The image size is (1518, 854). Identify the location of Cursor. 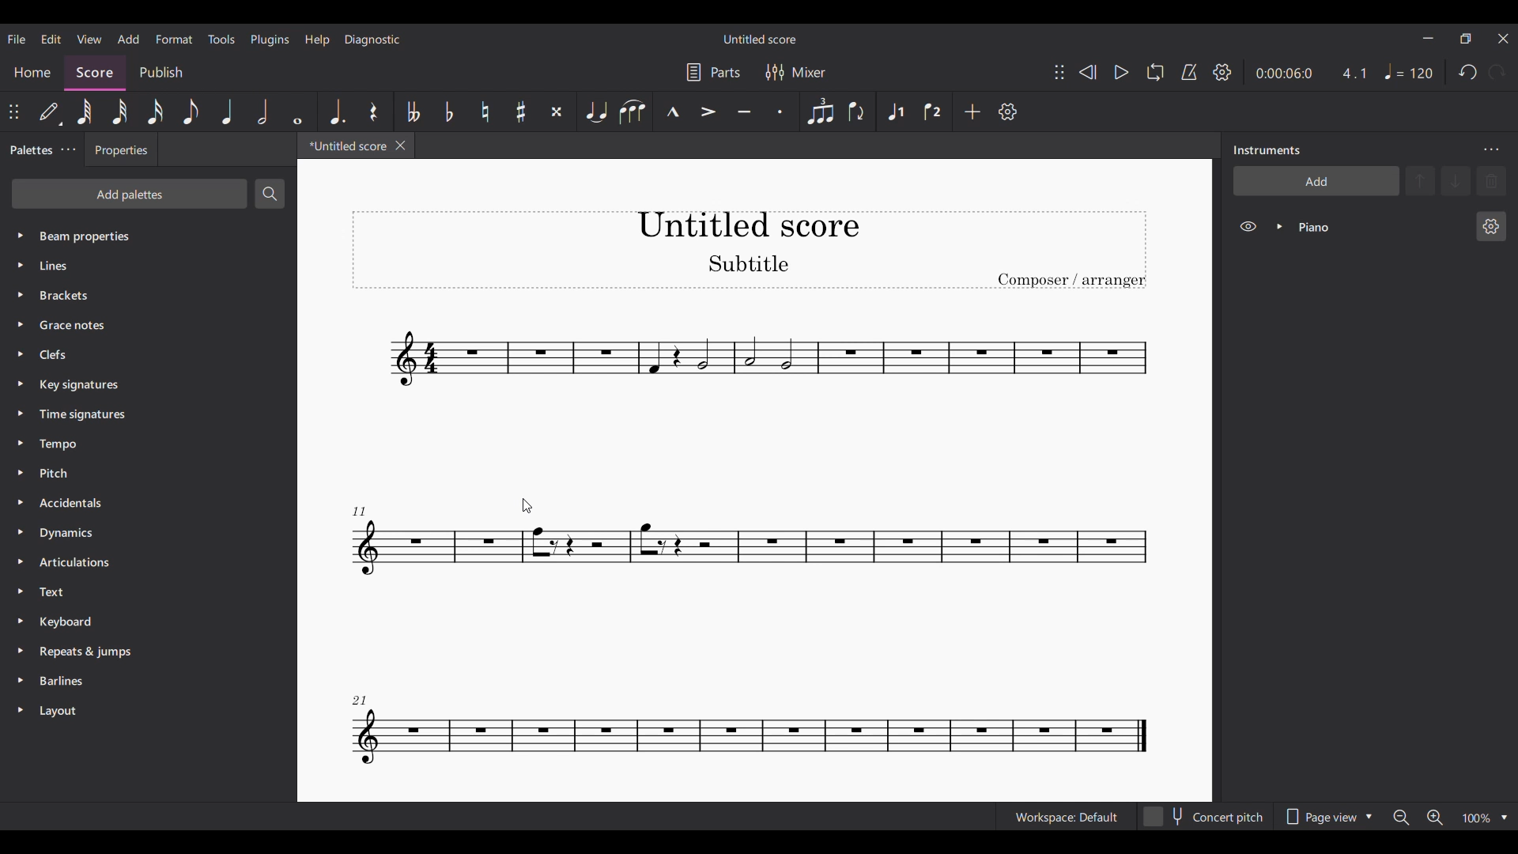
(526, 506).